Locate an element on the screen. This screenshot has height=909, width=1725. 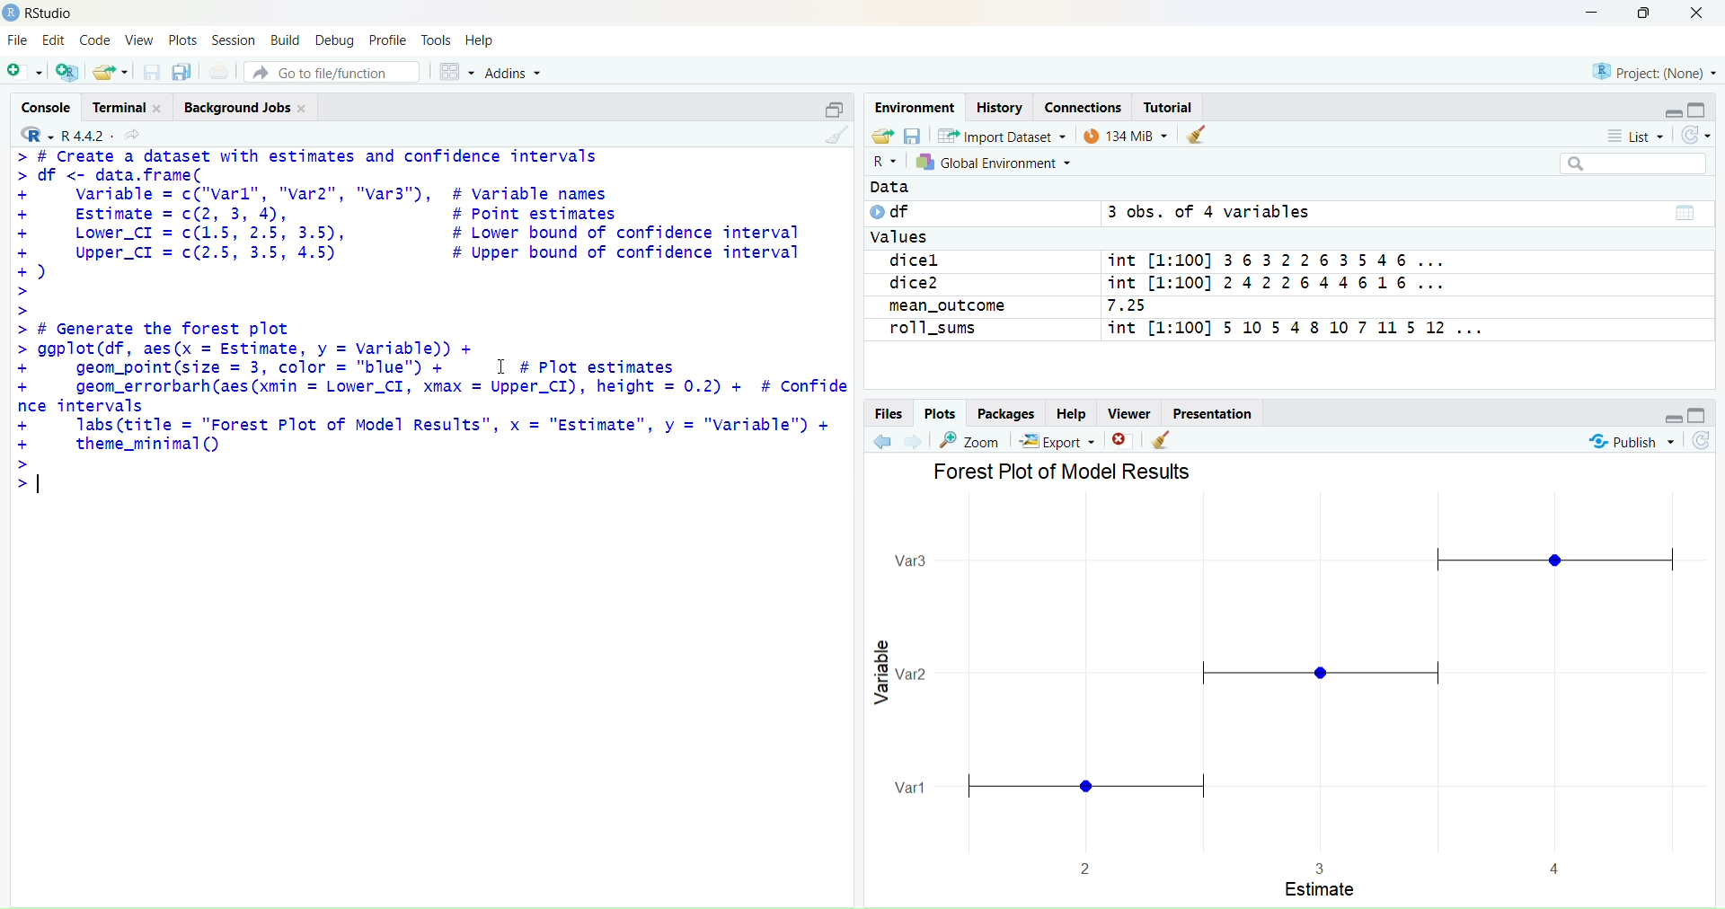
Forest Plot of Model Results is located at coordinates (1060, 475).